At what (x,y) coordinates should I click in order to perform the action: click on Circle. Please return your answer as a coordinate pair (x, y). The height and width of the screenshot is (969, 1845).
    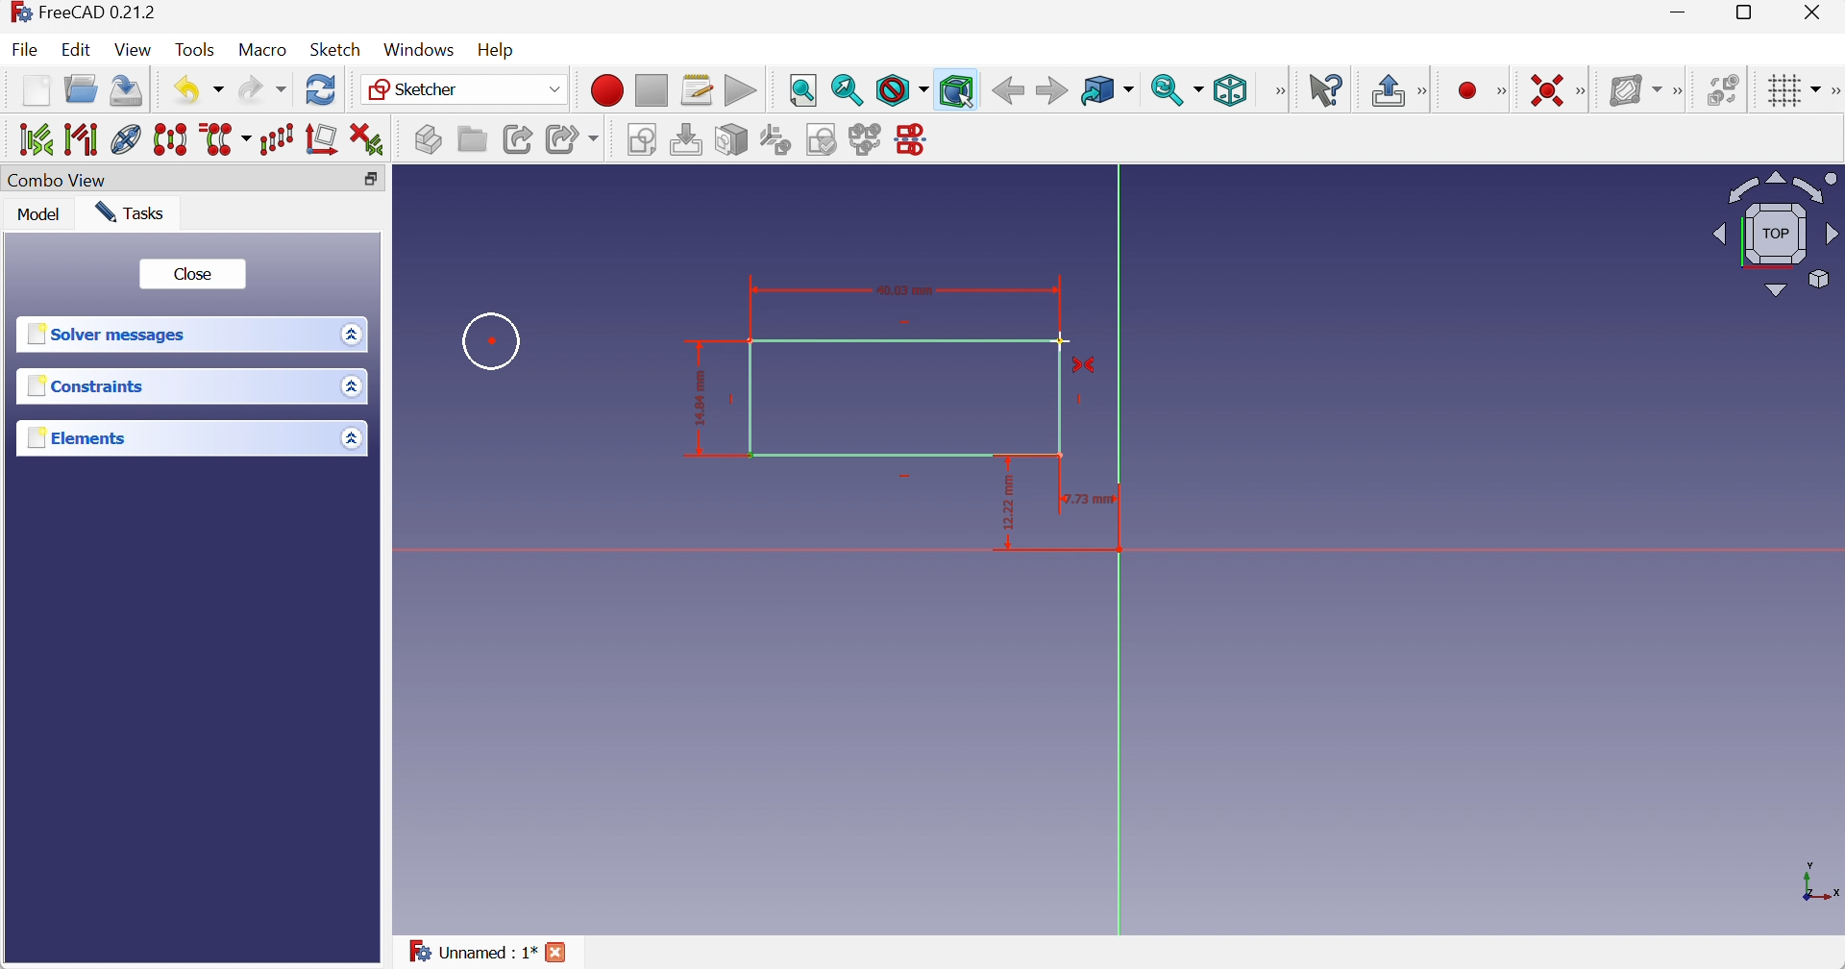
    Looking at the image, I should click on (493, 340).